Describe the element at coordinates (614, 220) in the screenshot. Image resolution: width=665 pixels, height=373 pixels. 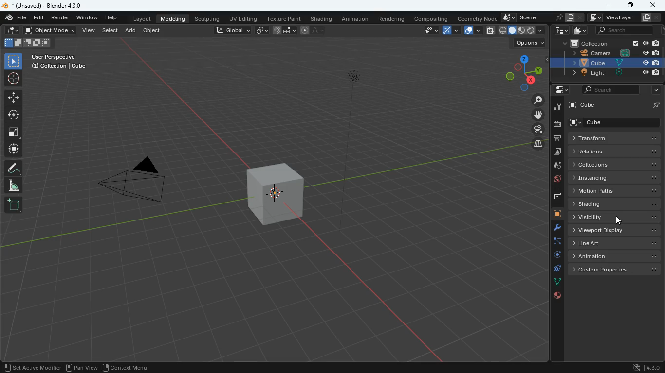
I see `cursor` at that location.